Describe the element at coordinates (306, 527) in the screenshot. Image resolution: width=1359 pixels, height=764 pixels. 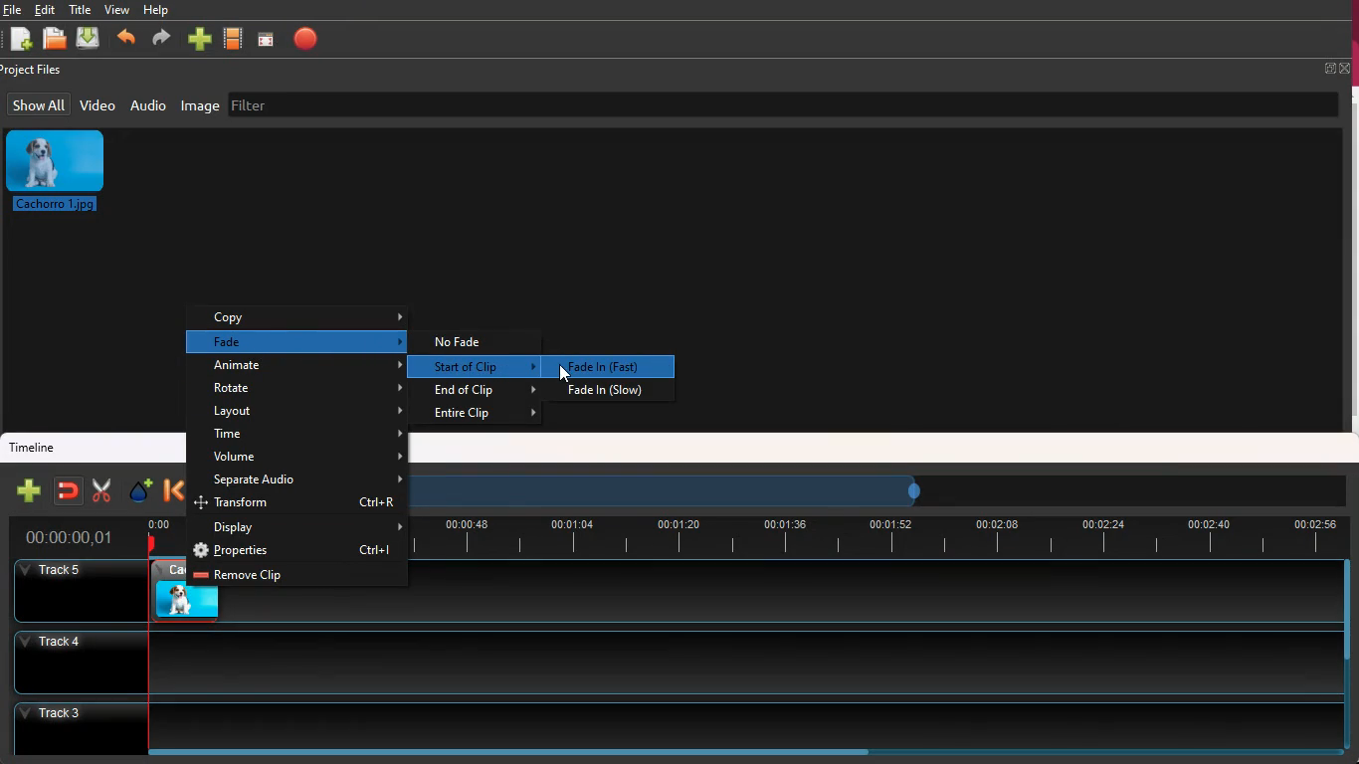
I see `display` at that location.